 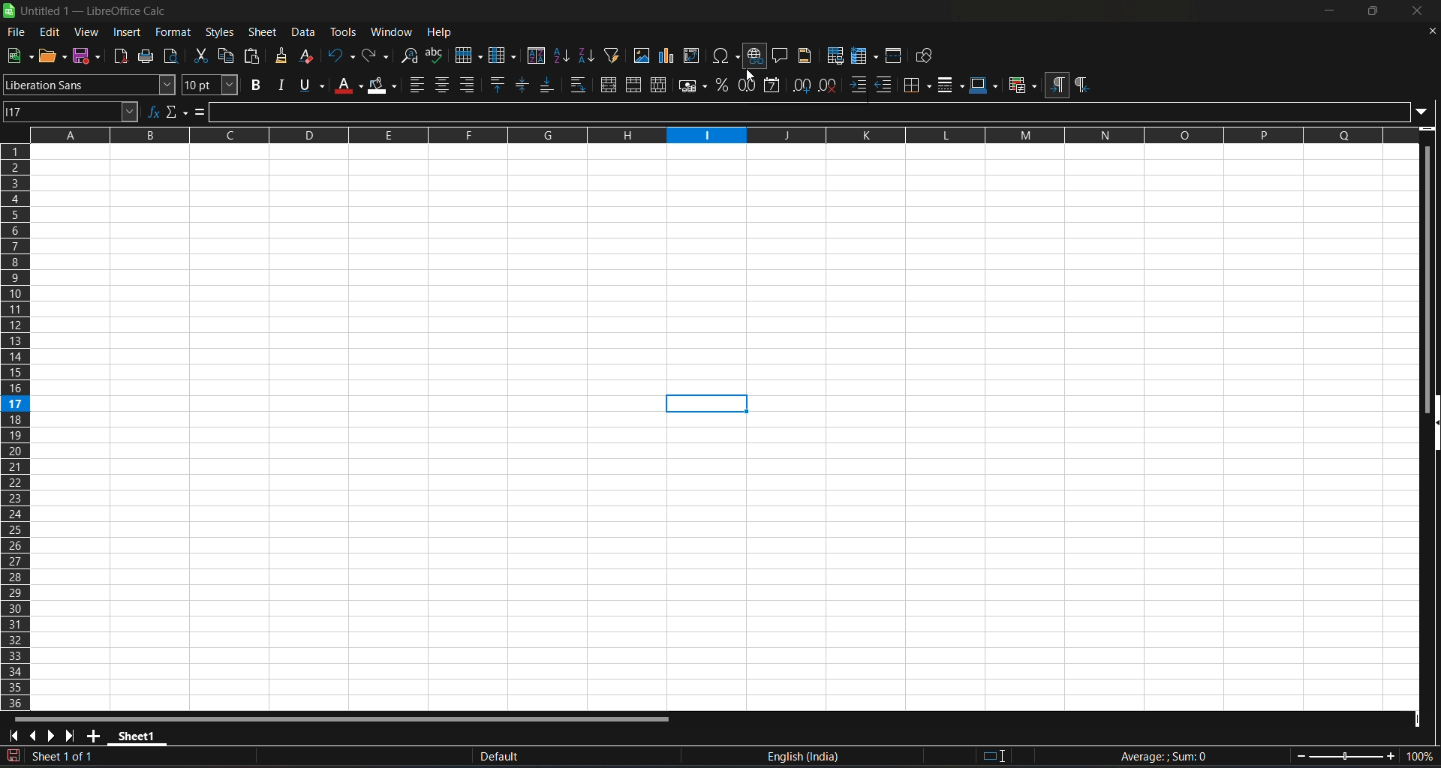 I want to click on center vertically, so click(x=524, y=84).